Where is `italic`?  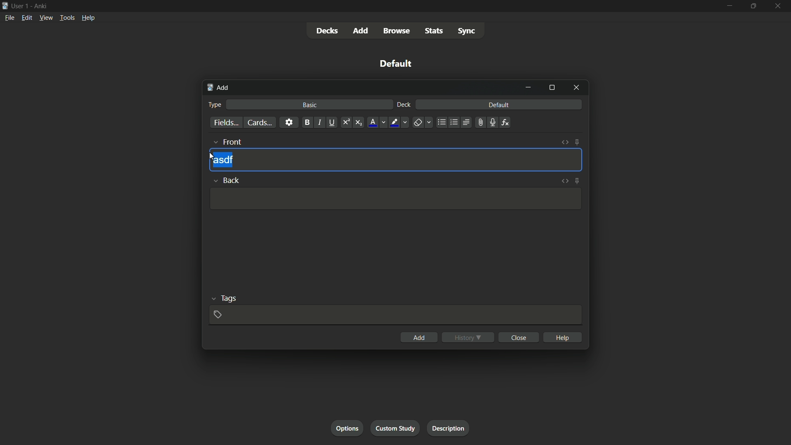 italic is located at coordinates (319, 122).